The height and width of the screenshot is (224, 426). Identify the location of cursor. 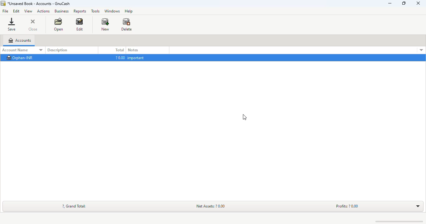
(245, 117).